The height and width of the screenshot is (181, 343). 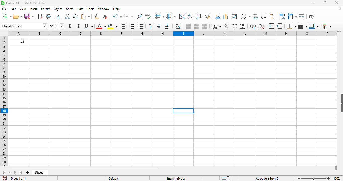 What do you see at coordinates (28, 172) in the screenshot?
I see `add new sheet` at bounding box center [28, 172].